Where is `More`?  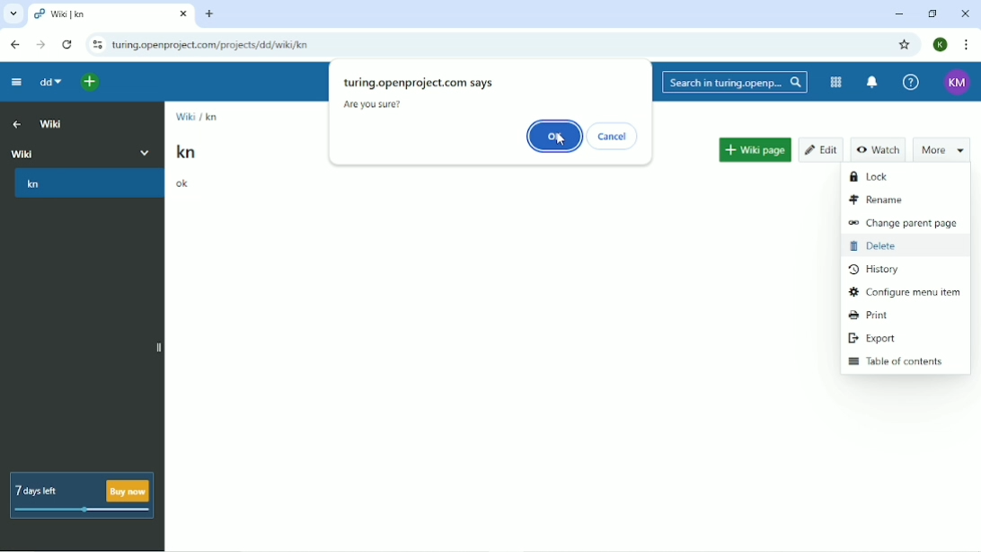
More is located at coordinates (938, 148).